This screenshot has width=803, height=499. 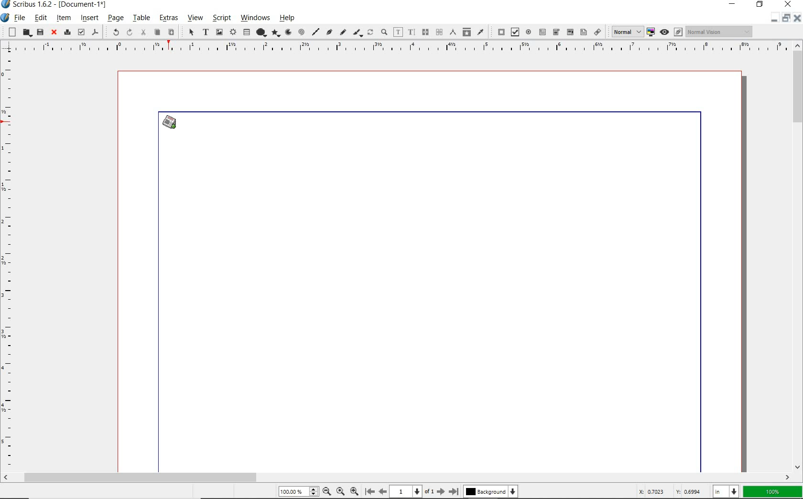 What do you see at coordinates (381, 491) in the screenshot?
I see `Previous Page` at bounding box center [381, 491].